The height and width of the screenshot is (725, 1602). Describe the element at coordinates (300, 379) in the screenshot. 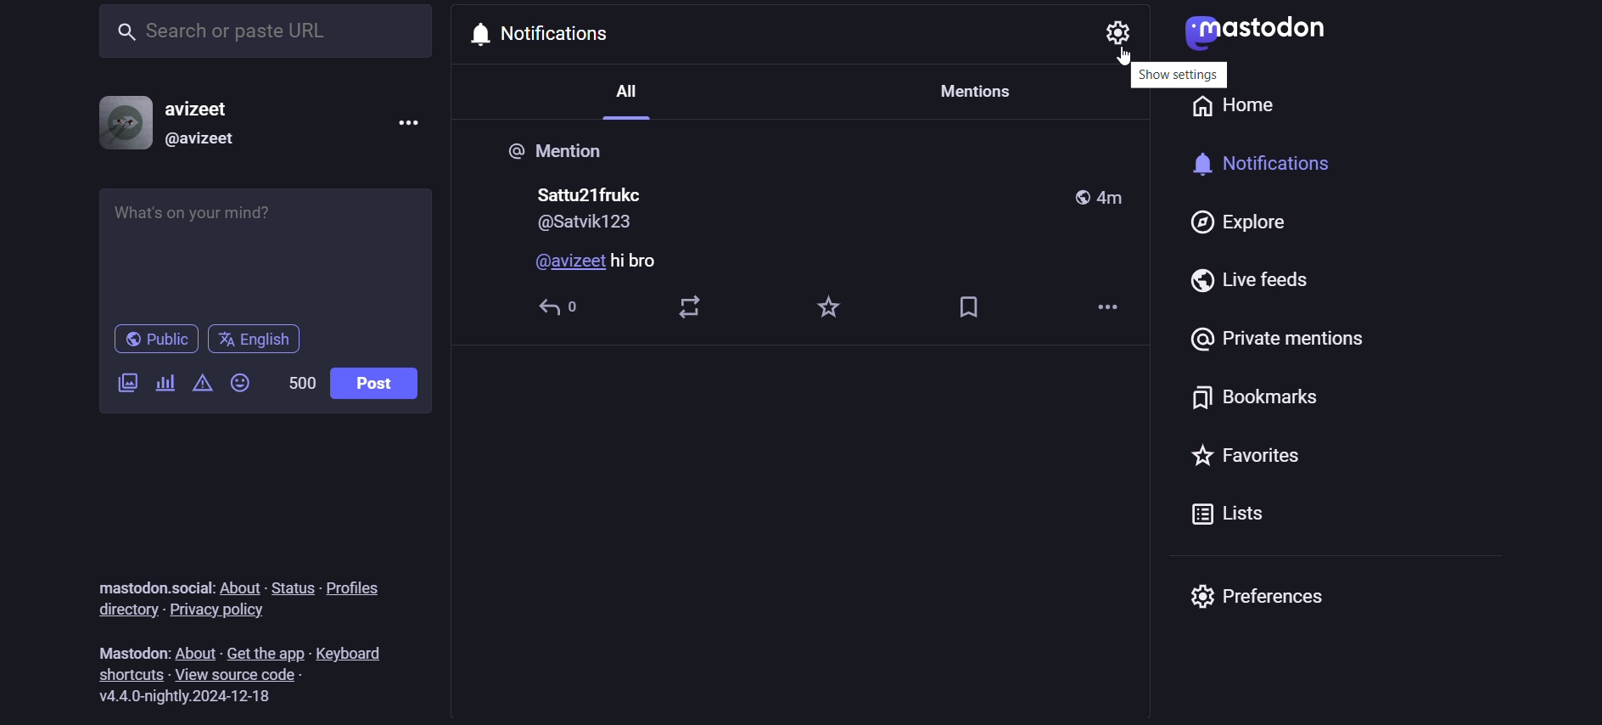

I see `500` at that location.